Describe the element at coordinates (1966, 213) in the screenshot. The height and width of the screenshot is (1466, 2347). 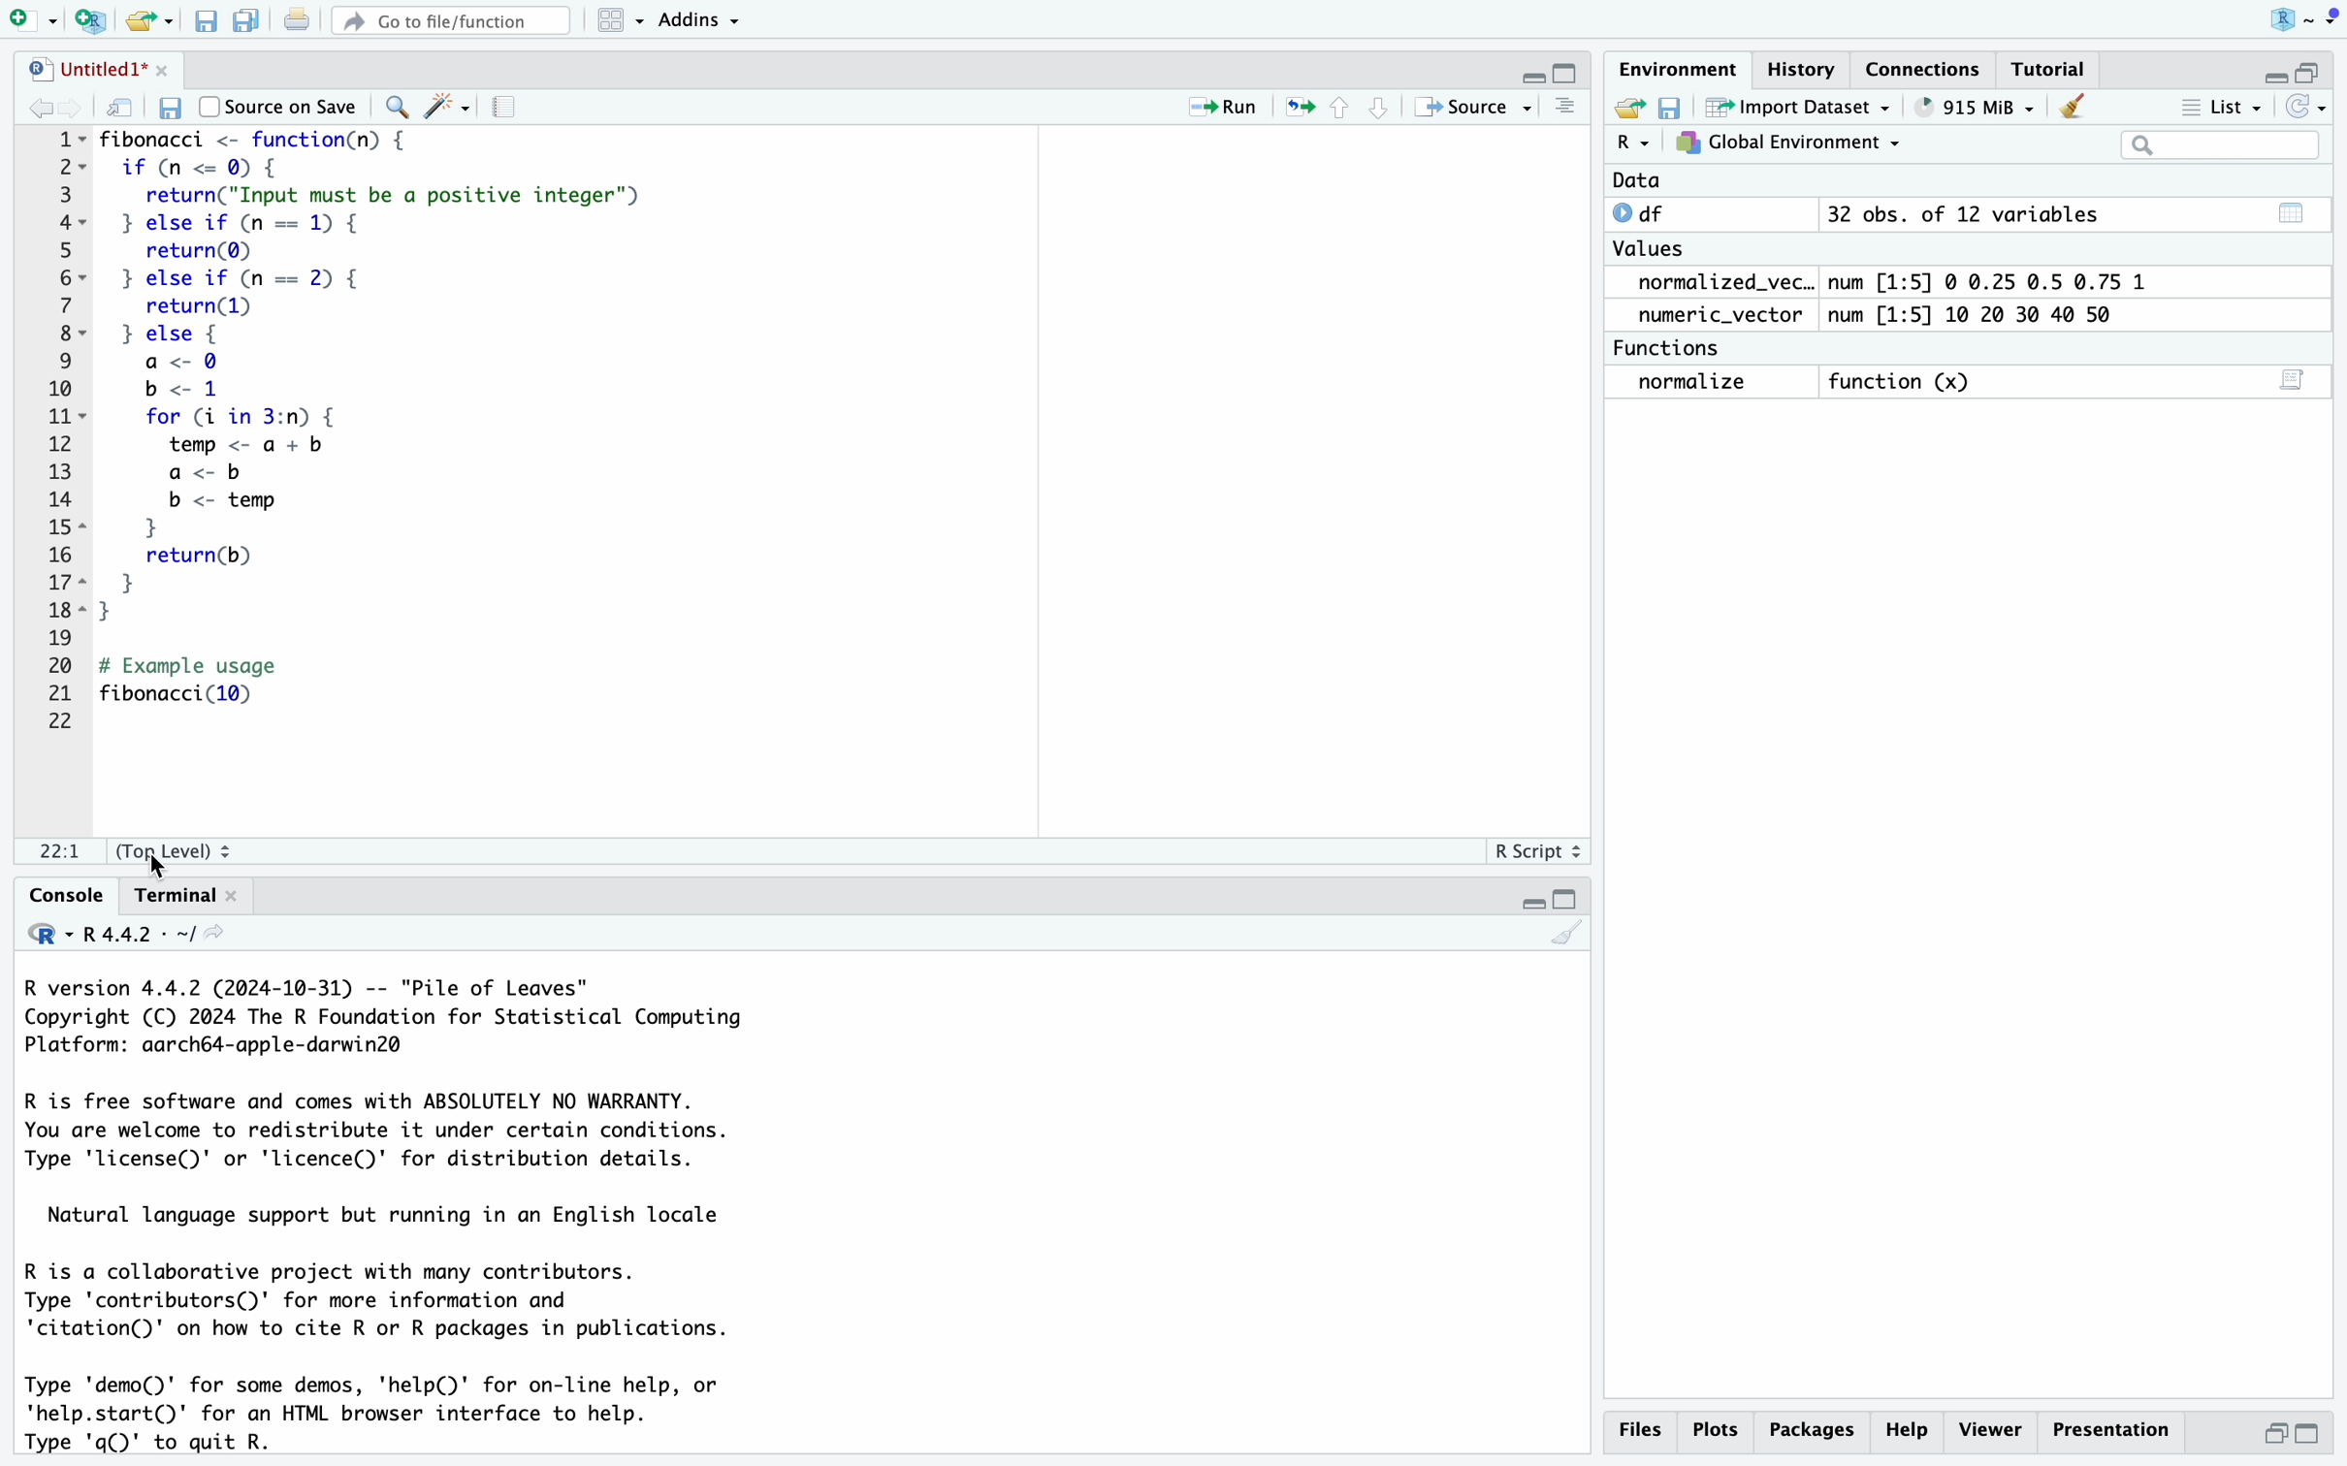
I see `32 obs. of 12 variables` at that location.